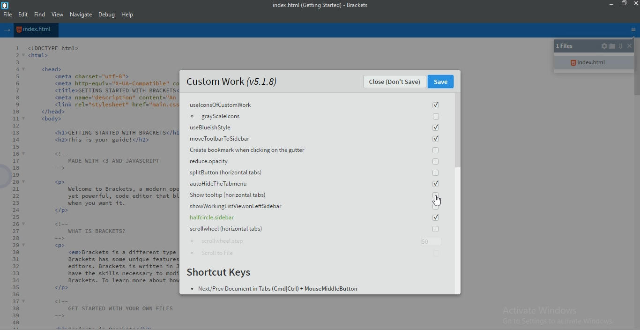 The width and height of the screenshot is (640, 330). What do you see at coordinates (39, 15) in the screenshot?
I see `find` at bounding box center [39, 15].